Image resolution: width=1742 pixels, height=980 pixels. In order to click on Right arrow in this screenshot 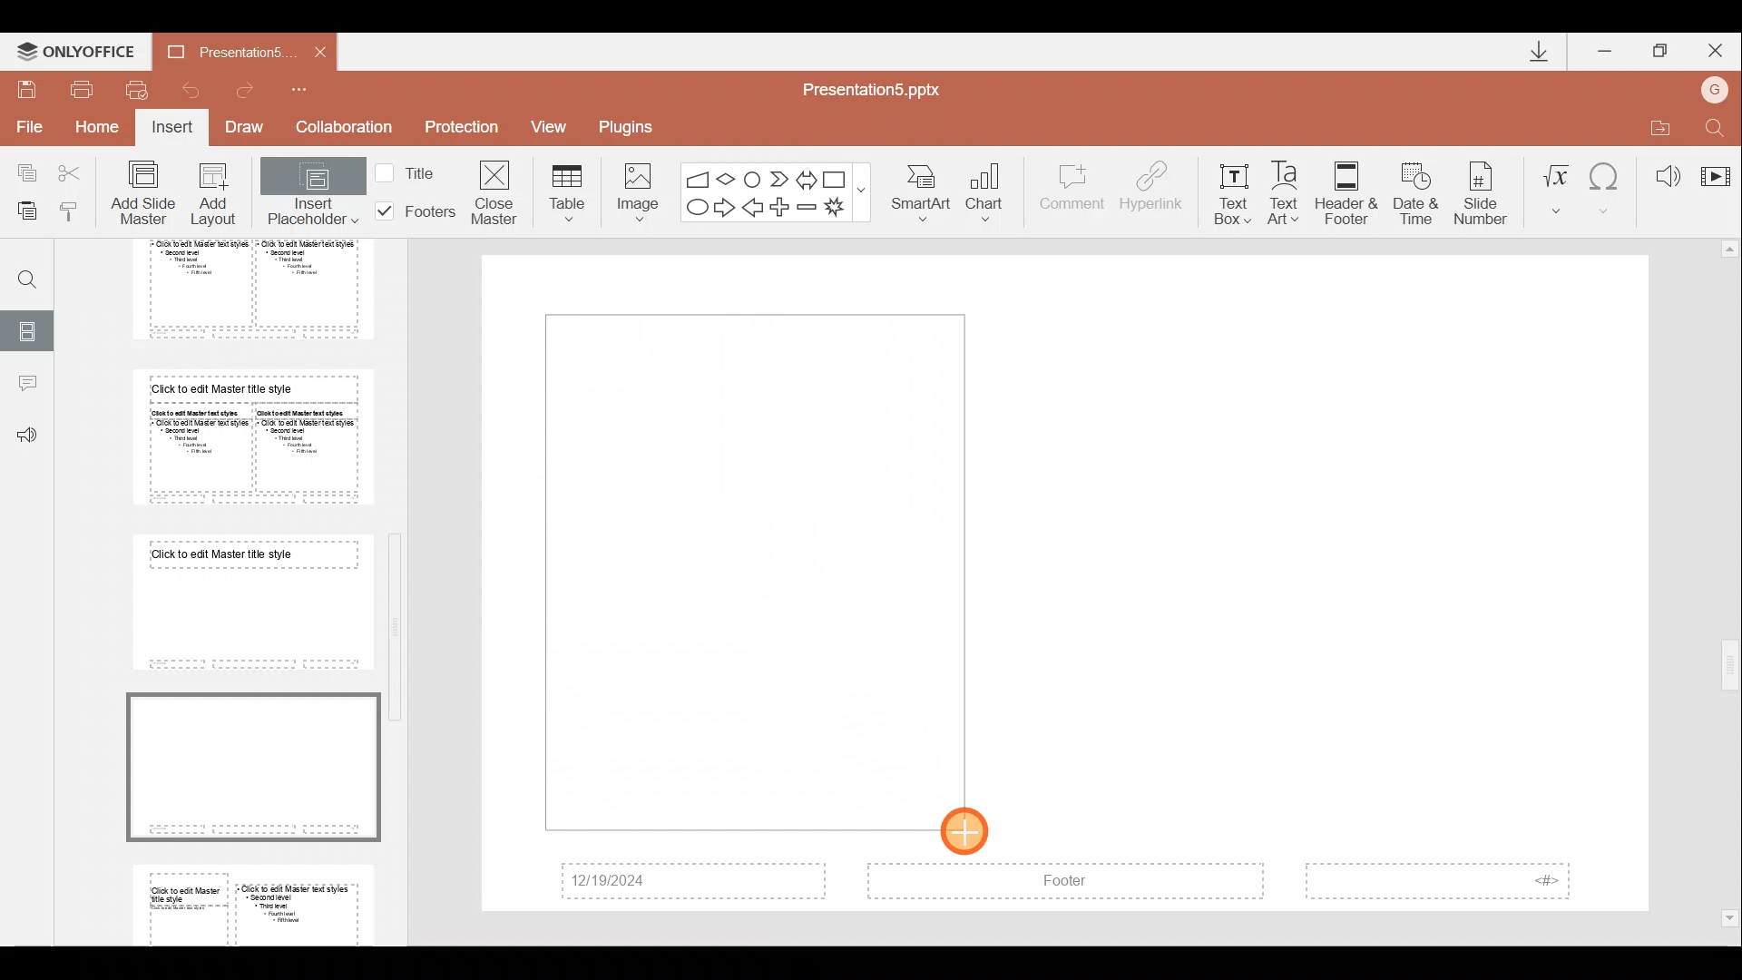, I will do `click(724, 209)`.